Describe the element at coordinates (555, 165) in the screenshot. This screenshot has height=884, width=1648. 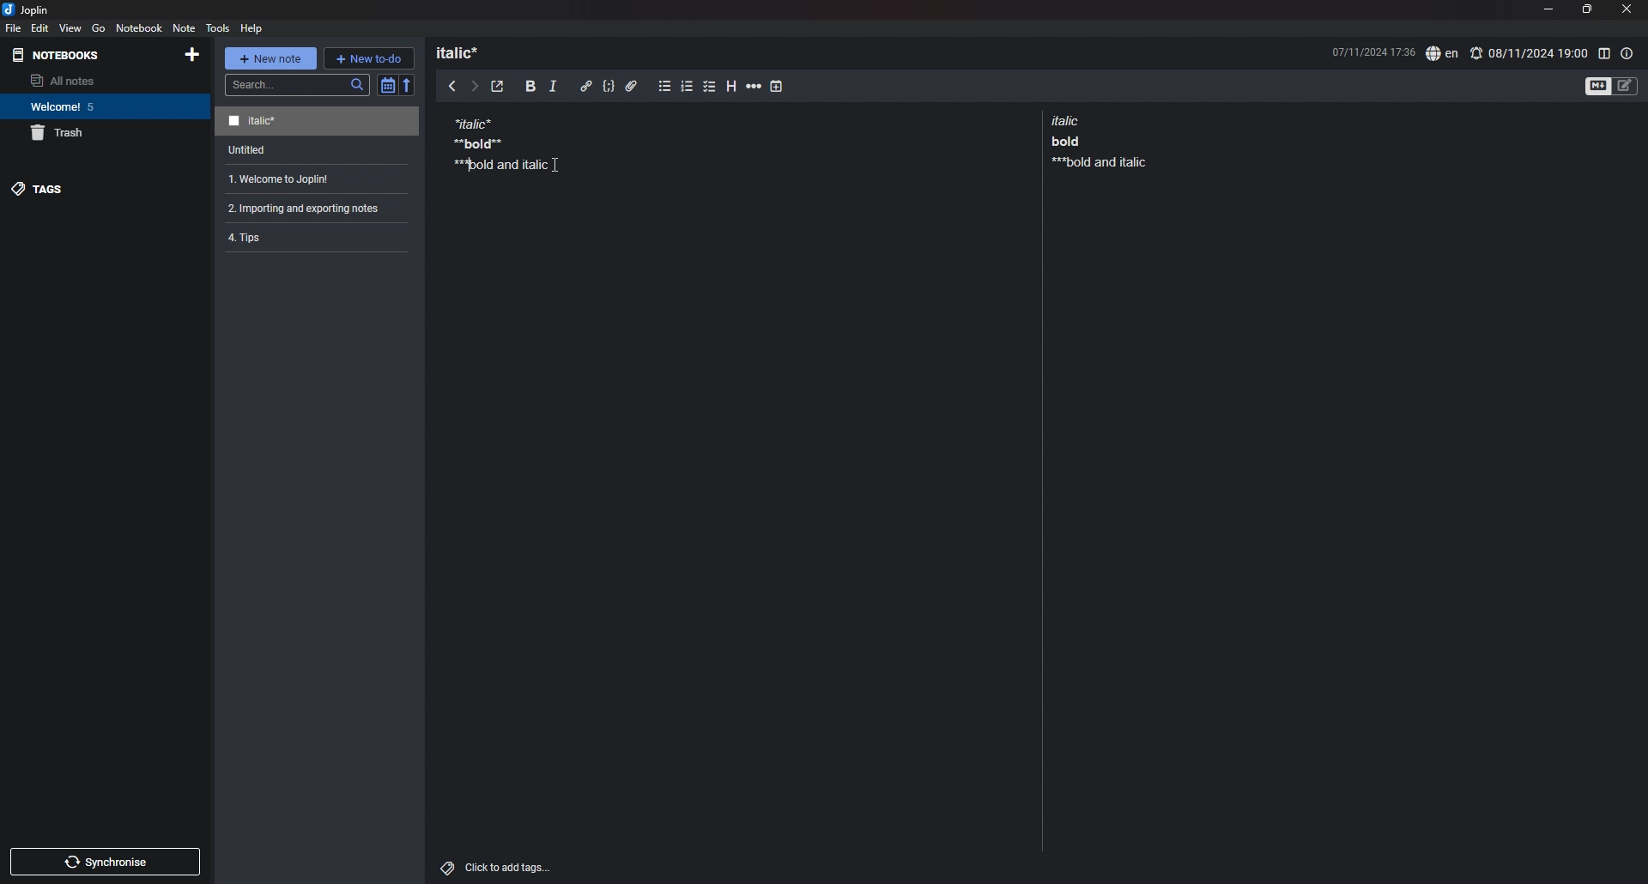
I see `Cursor` at that location.